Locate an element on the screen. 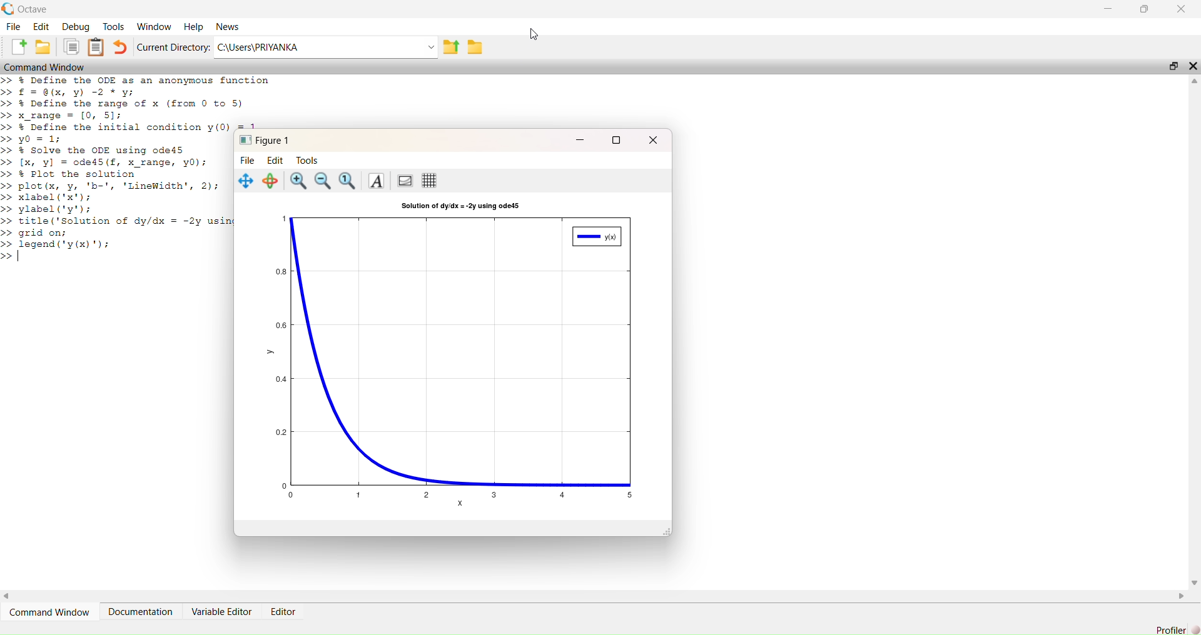 Image resolution: width=1201 pixels, height=635 pixels. Paste is located at coordinates (96, 47).